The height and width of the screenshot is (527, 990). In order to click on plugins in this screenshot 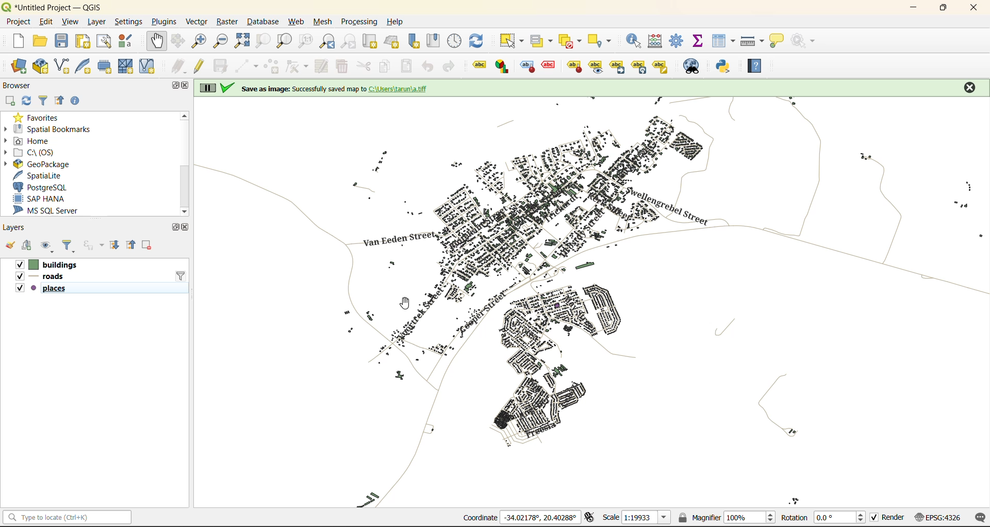, I will do `click(164, 22)`.